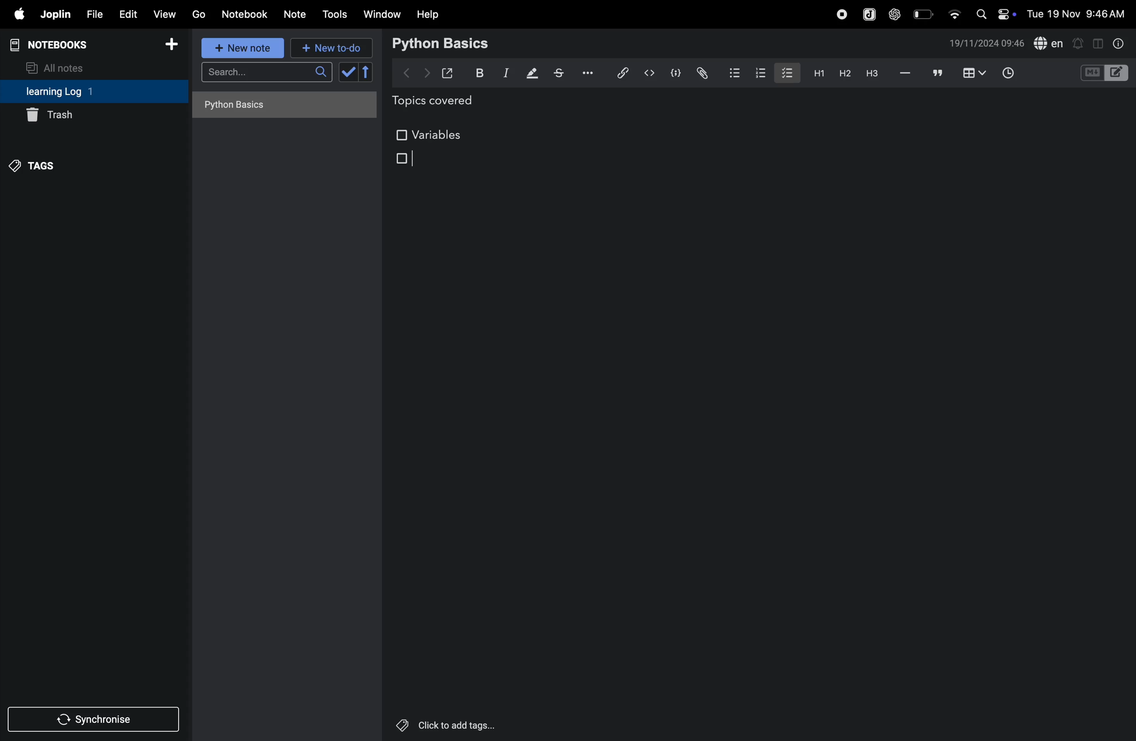  Describe the element at coordinates (327, 46) in the screenshot. I see `new to do` at that location.